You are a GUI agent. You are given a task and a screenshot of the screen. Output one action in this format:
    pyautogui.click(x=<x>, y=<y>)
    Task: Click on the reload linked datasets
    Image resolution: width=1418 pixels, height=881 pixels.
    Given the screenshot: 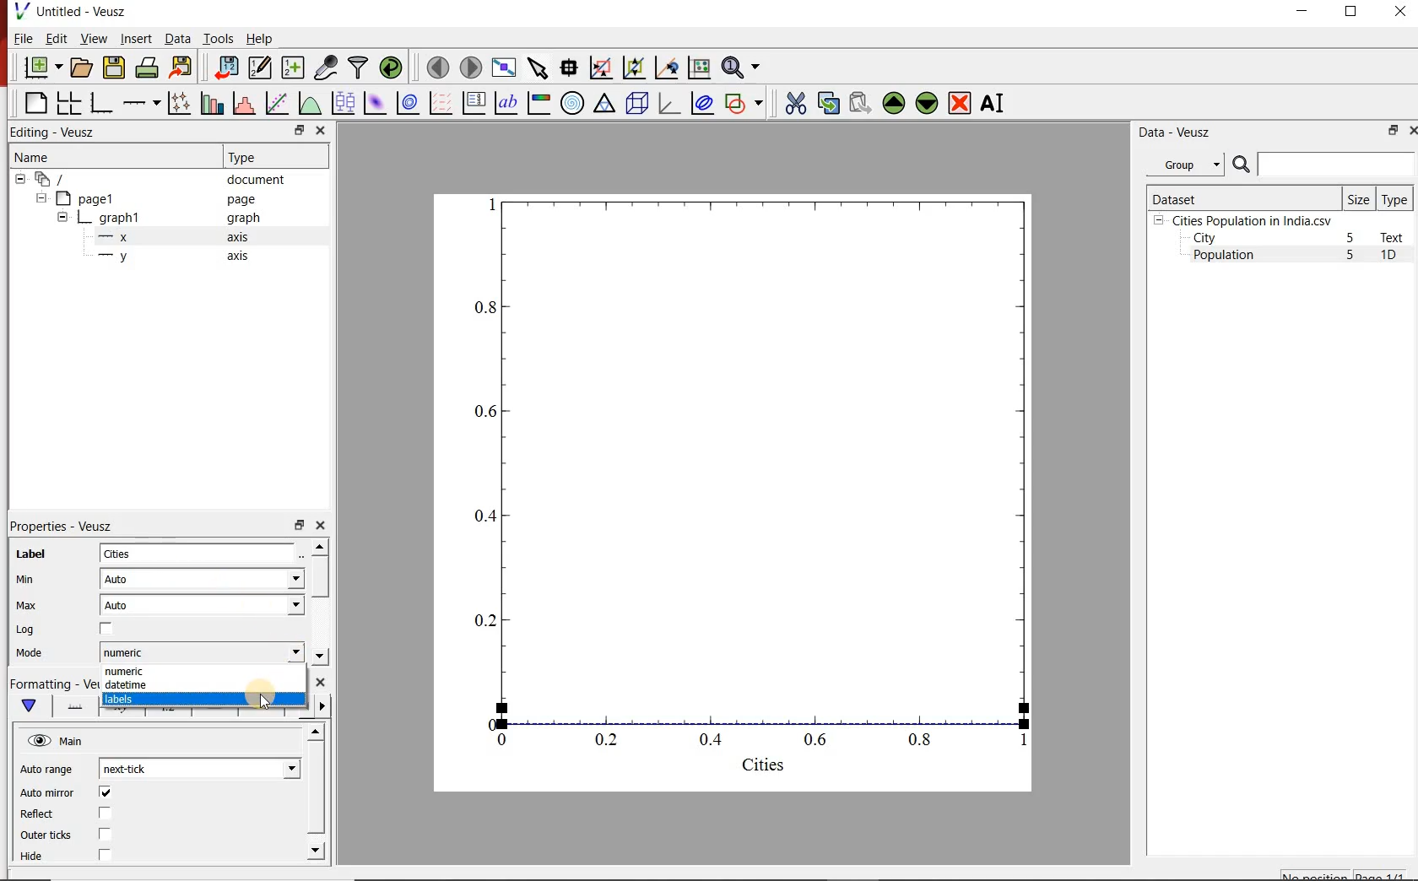 What is the action you would take?
    pyautogui.click(x=390, y=68)
    